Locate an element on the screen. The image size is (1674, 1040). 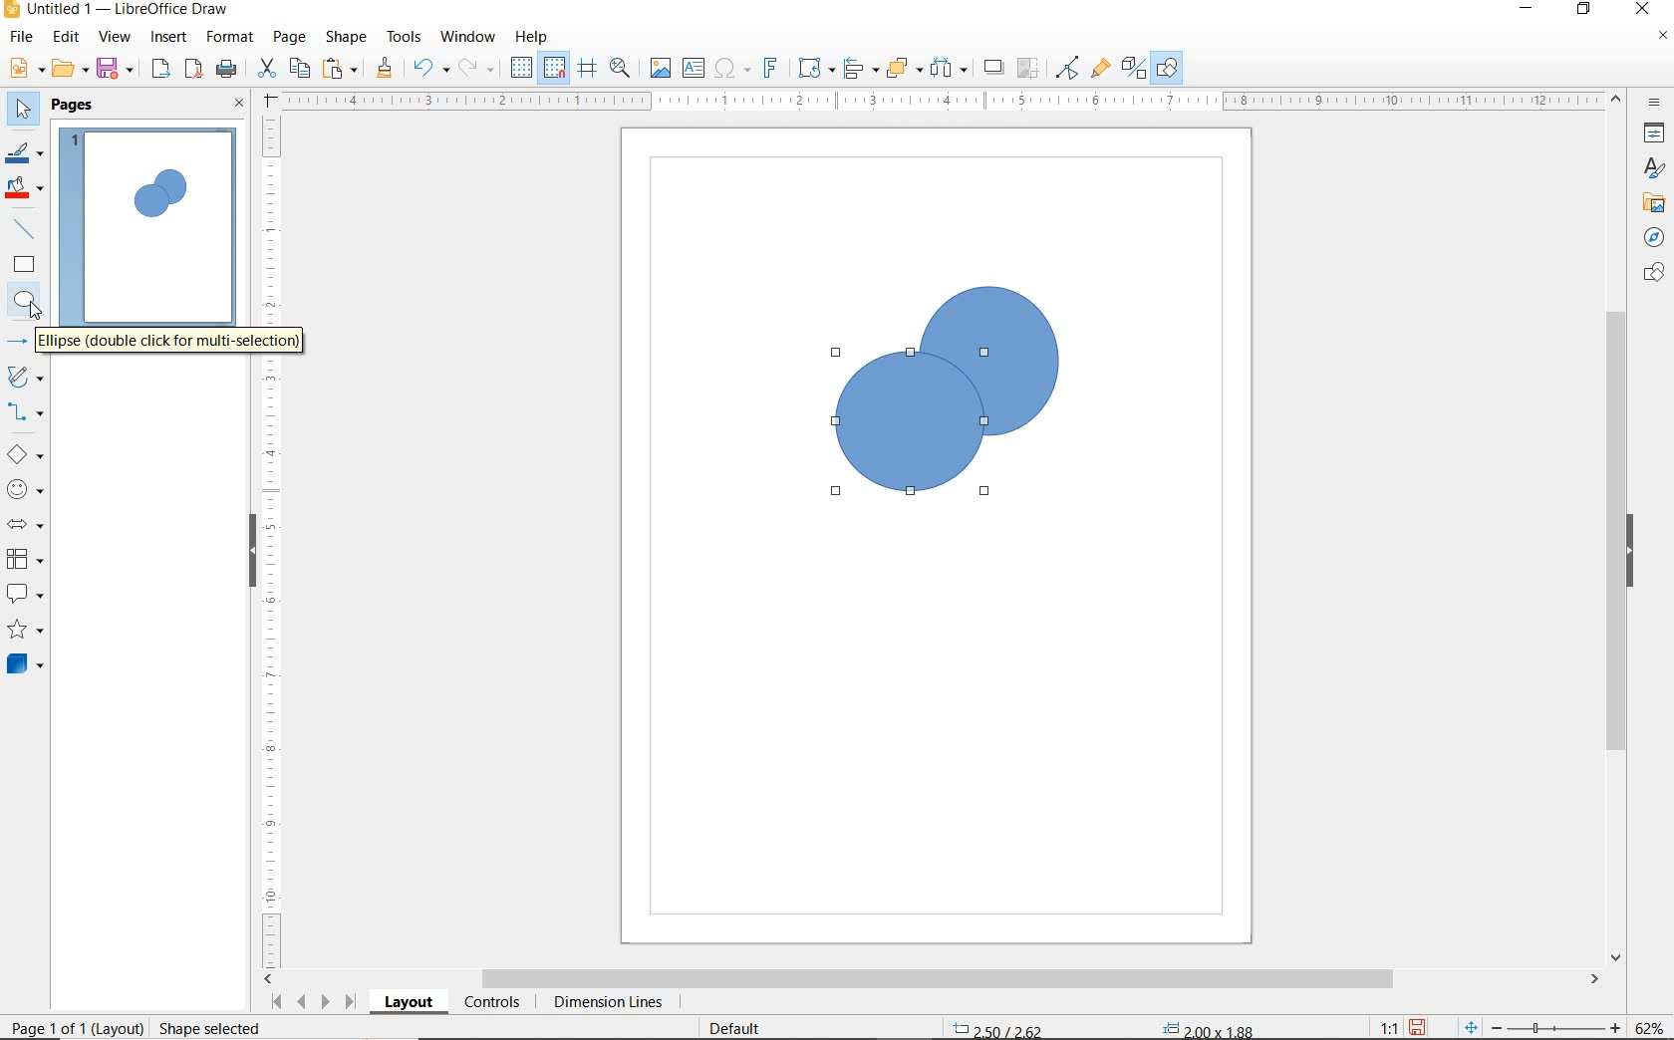
INSERT is located at coordinates (171, 39).